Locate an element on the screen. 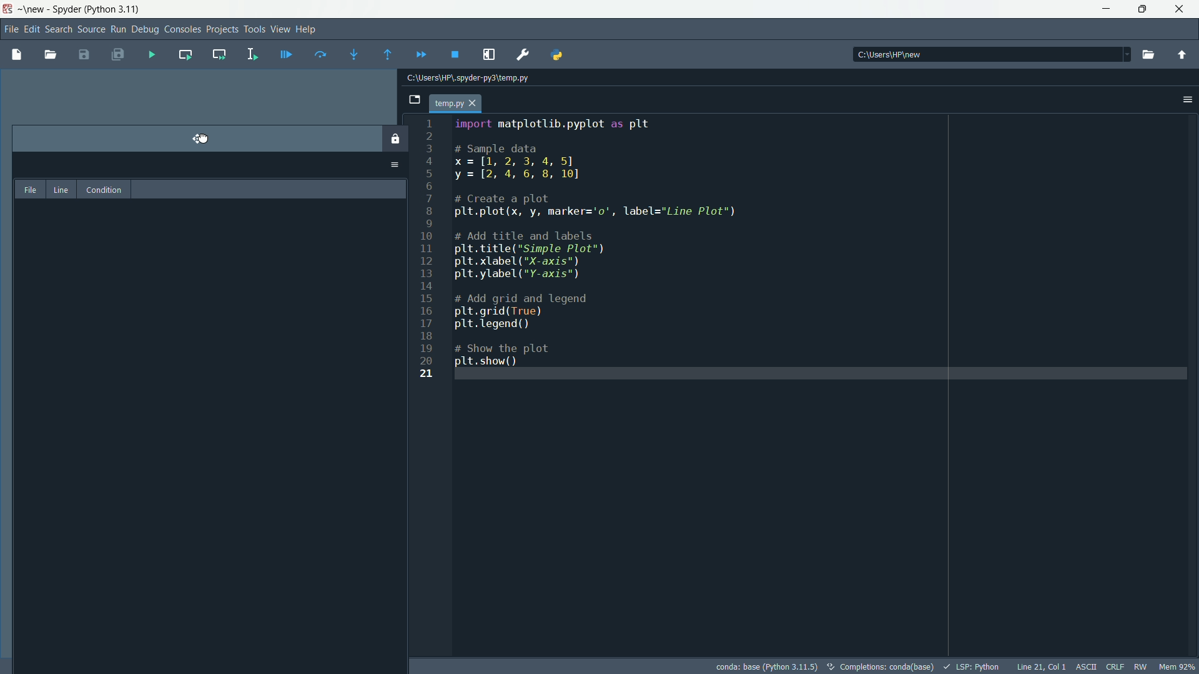 This screenshot has height=674, width=1199. run current cell and go to next one is located at coordinates (217, 53).